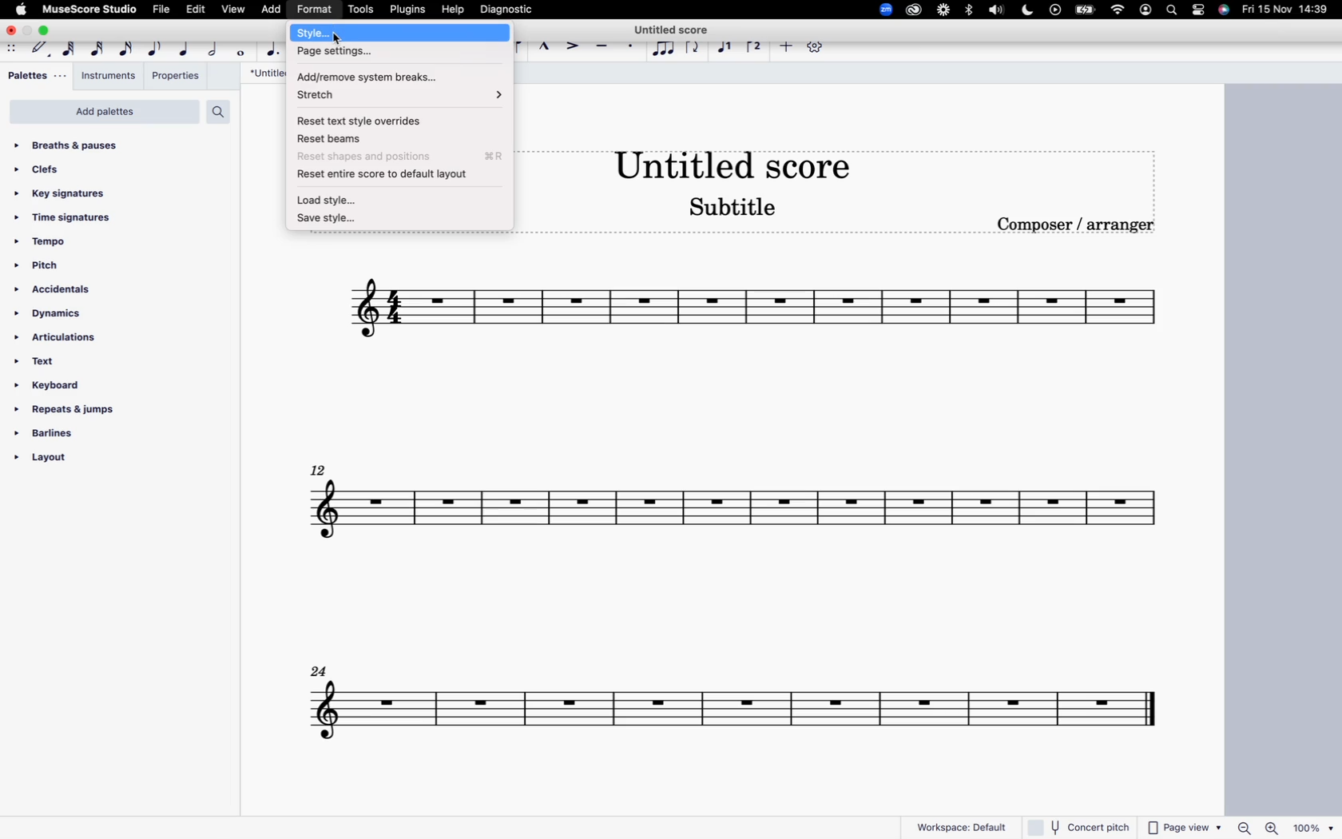 The image size is (1342, 839). Describe the element at coordinates (45, 245) in the screenshot. I see `tempo` at that location.